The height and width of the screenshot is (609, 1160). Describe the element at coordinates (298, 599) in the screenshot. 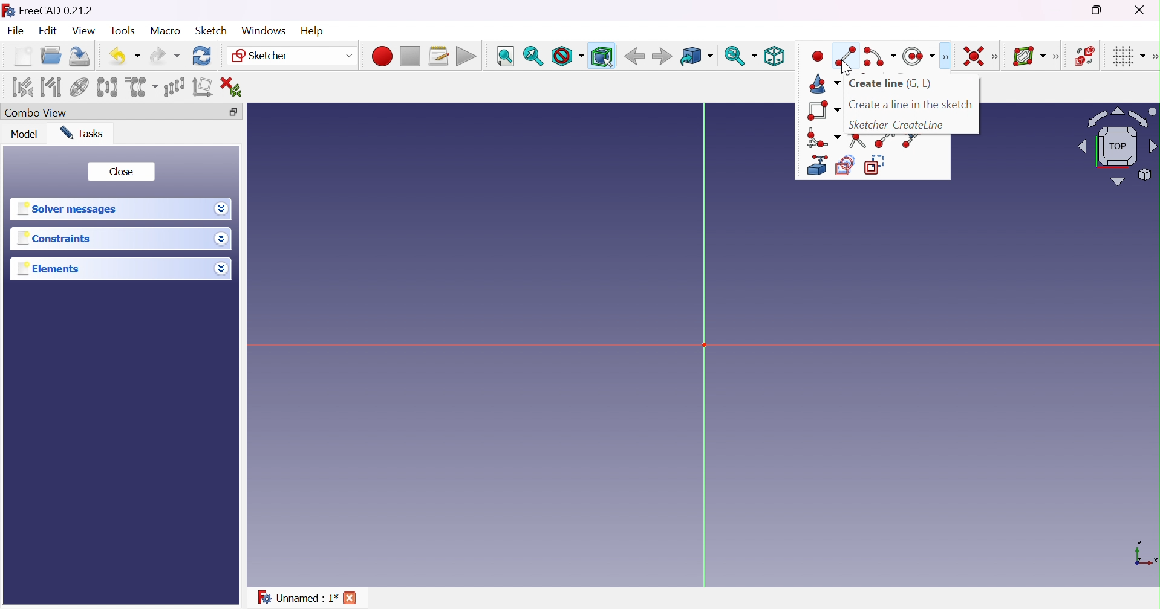

I see `Unnamed : 1*` at that location.